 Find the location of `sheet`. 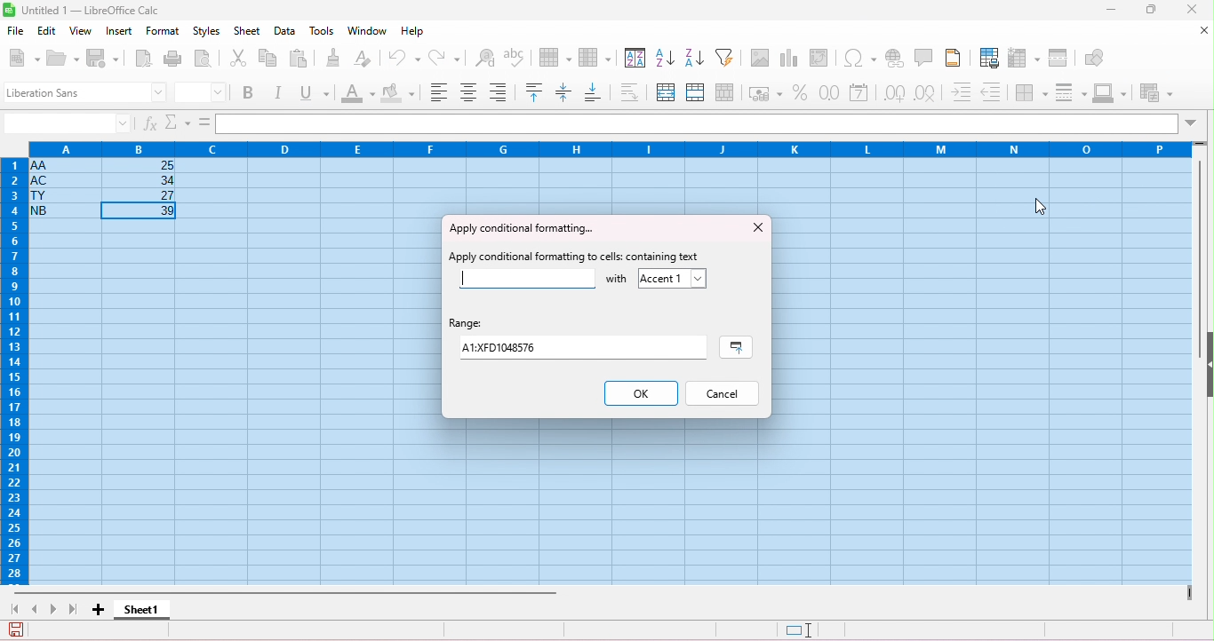

sheet is located at coordinates (249, 32).